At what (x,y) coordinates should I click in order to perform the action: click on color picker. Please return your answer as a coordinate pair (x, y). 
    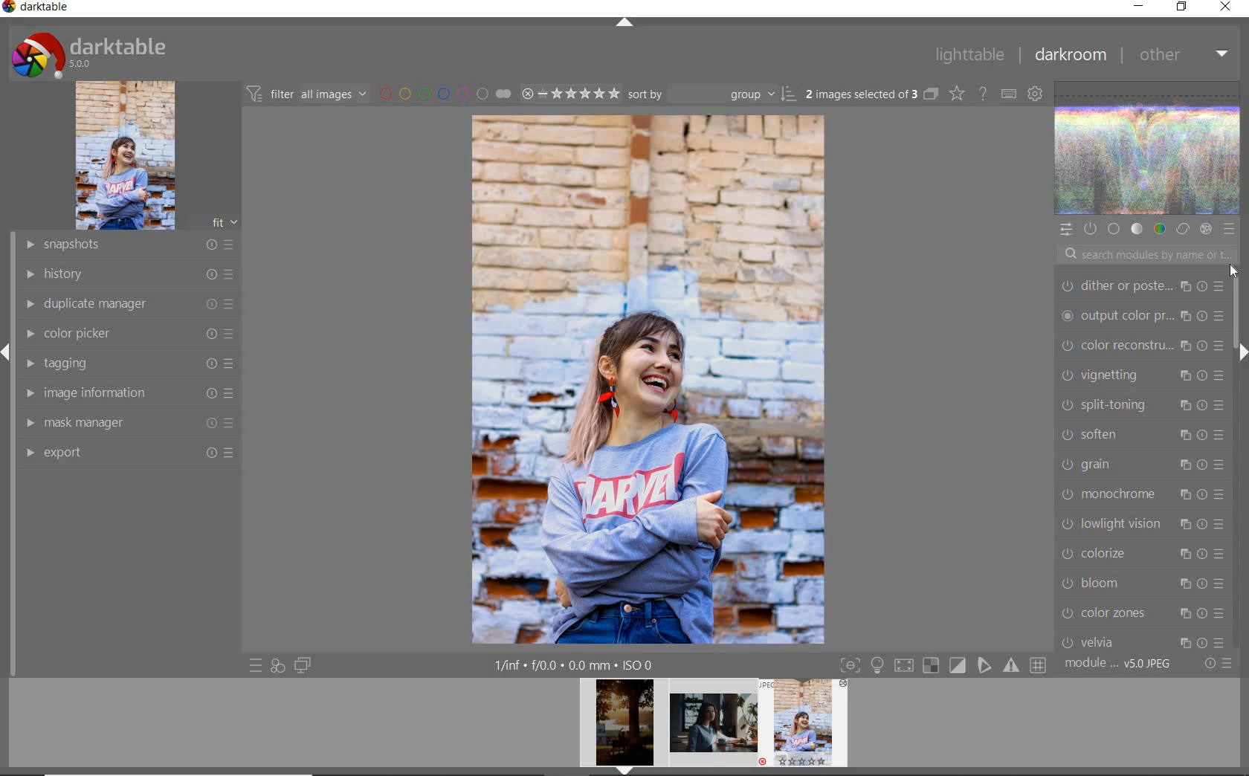
    Looking at the image, I should click on (128, 334).